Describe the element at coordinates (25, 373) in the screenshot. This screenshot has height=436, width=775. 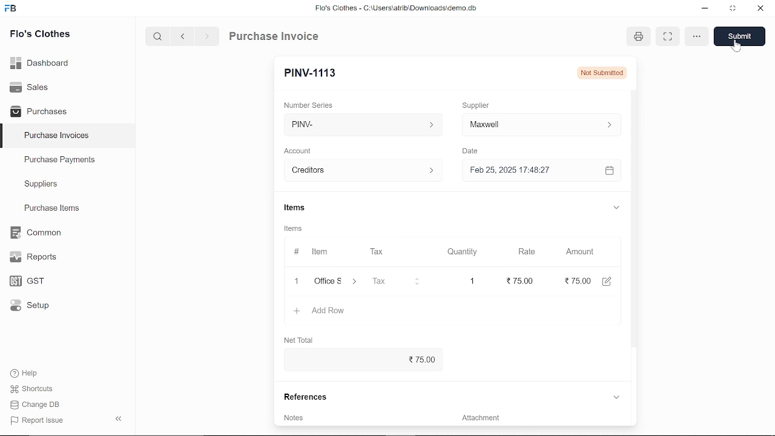
I see `Help` at that location.